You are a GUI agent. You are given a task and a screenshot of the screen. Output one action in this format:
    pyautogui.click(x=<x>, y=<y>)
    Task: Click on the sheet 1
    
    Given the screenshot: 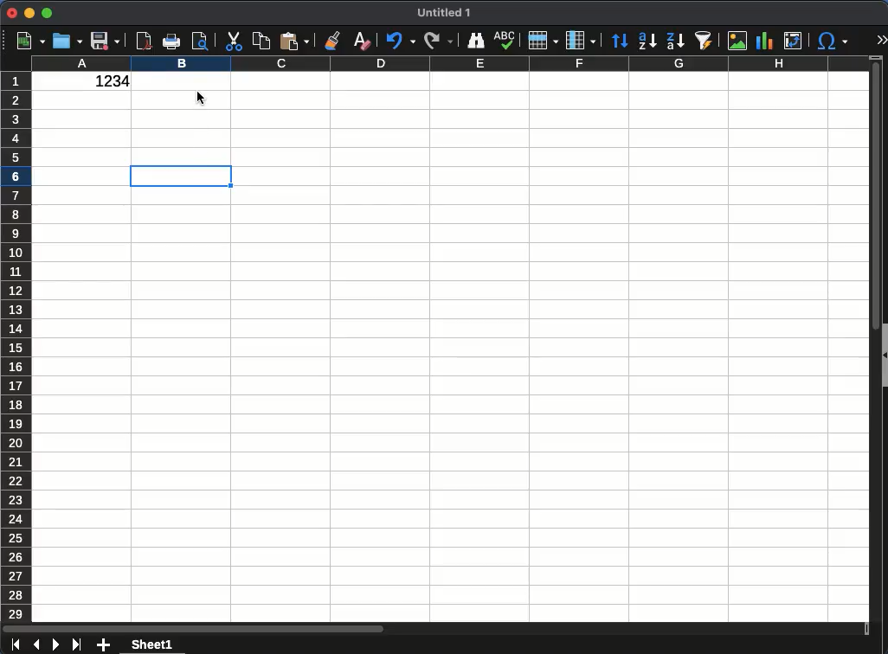 What is the action you would take?
    pyautogui.click(x=151, y=645)
    